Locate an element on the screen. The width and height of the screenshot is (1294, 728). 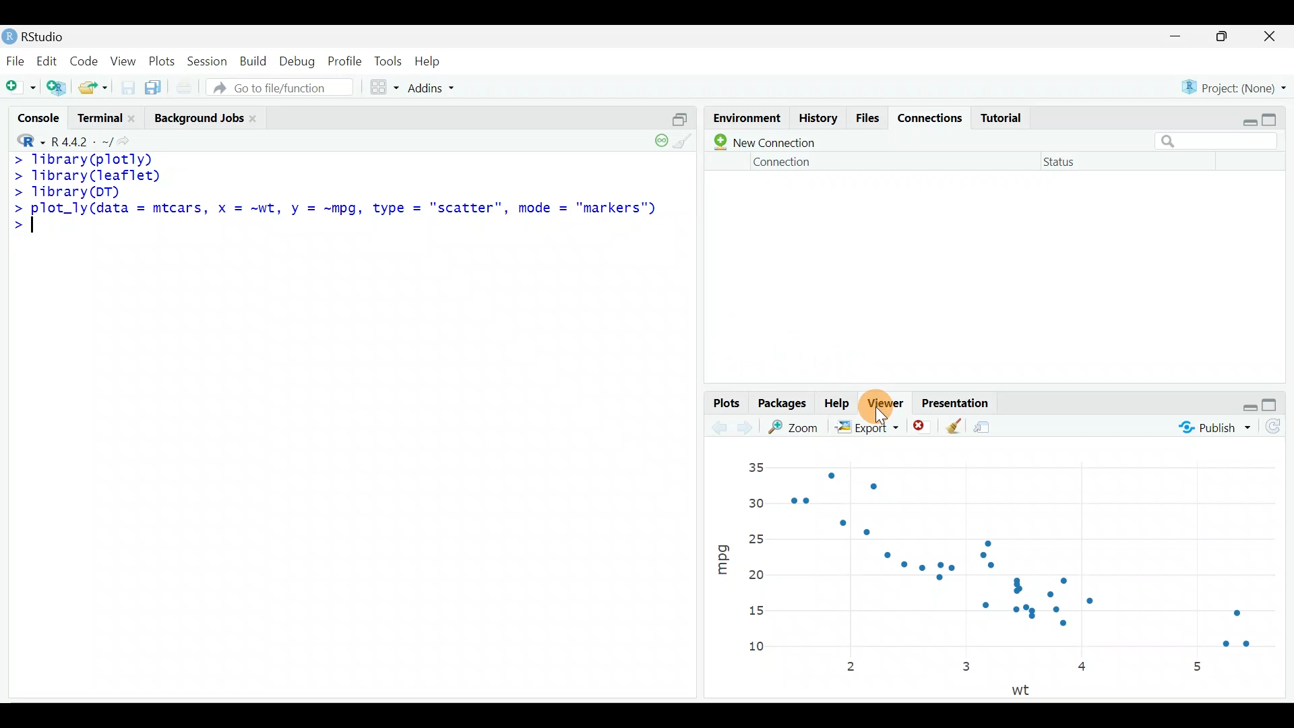
> library(leaflet) is located at coordinates (96, 175).